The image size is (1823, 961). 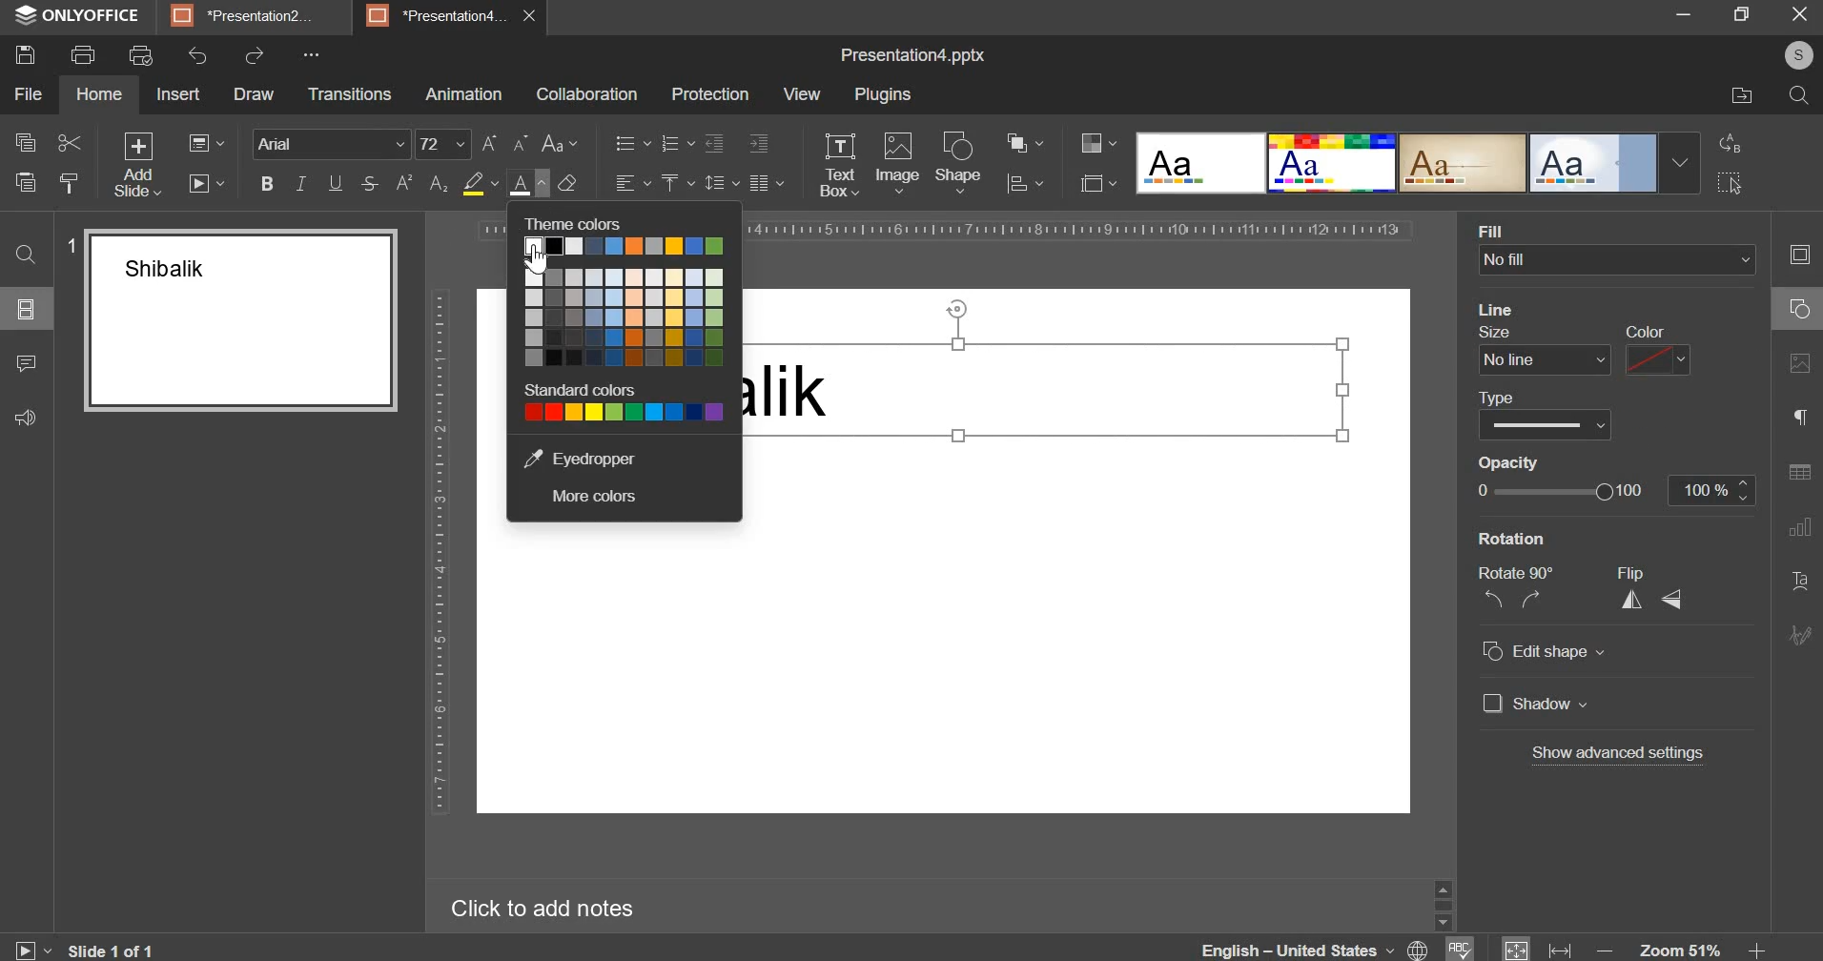 I want to click on size, so click(x=1540, y=351).